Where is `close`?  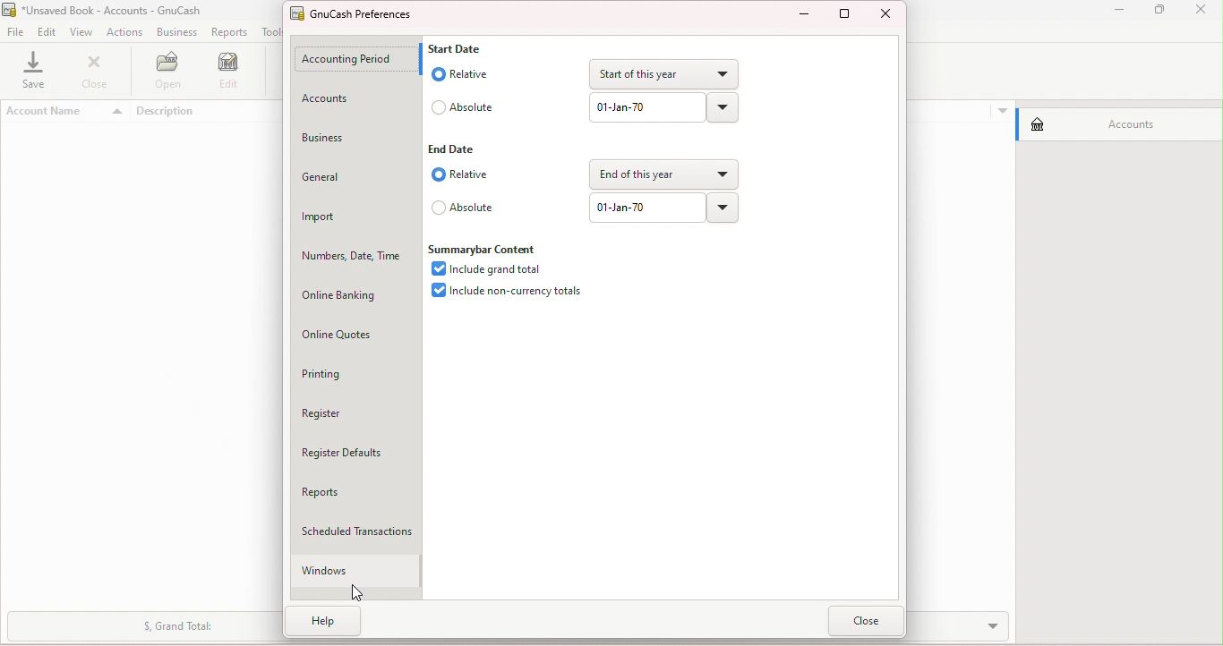 close is located at coordinates (1205, 12).